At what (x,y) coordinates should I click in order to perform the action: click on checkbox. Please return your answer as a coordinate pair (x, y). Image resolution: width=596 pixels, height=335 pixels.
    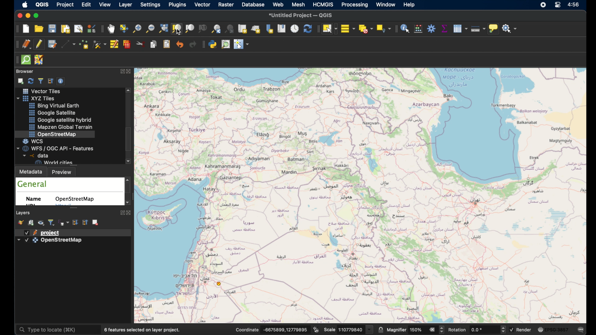
    Looking at the image, I should click on (27, 240).